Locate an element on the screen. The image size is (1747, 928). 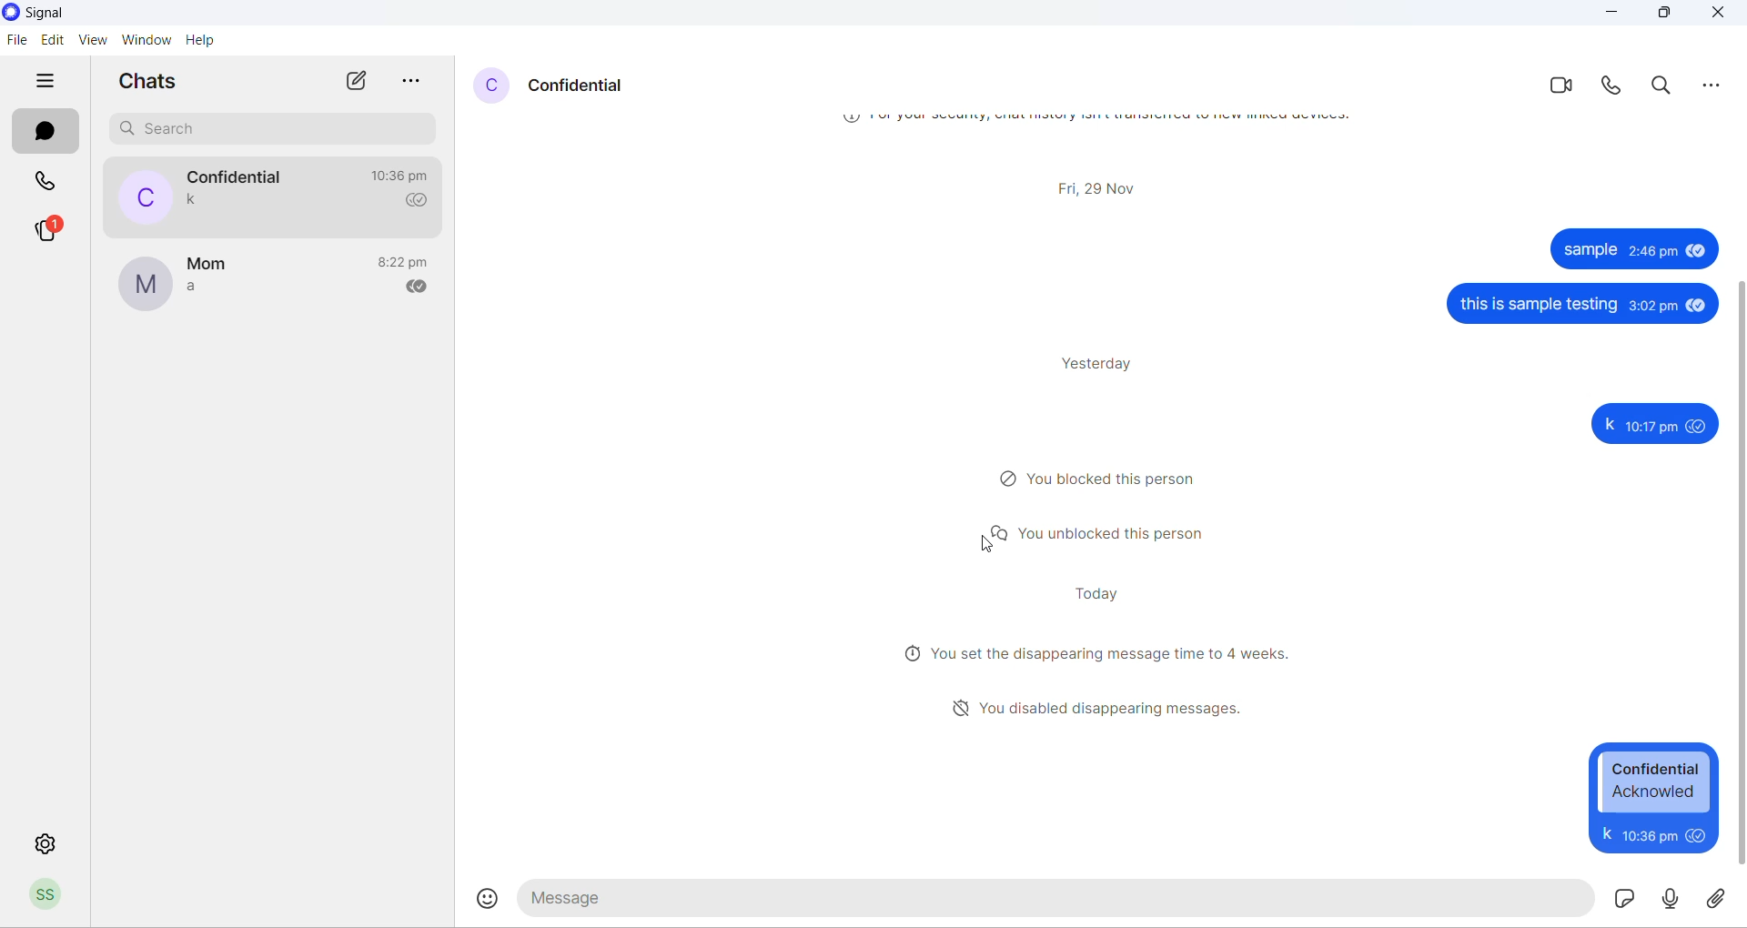
emojis is located at coordinates (485, 902).